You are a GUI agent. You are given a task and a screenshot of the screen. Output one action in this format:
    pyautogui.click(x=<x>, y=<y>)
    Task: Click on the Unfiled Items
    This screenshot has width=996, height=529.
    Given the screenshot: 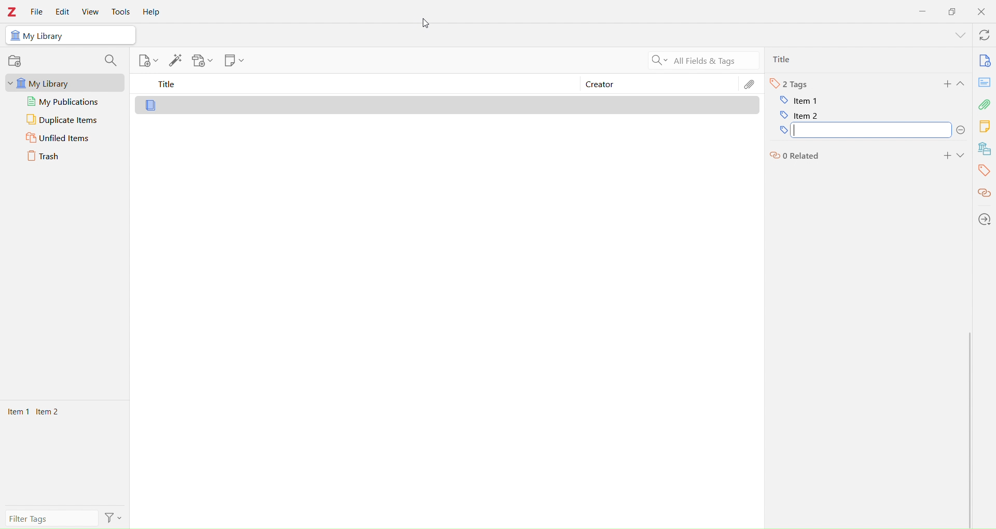 What is the action you would take?
    pyautogui.click(x=60, y=140)
    